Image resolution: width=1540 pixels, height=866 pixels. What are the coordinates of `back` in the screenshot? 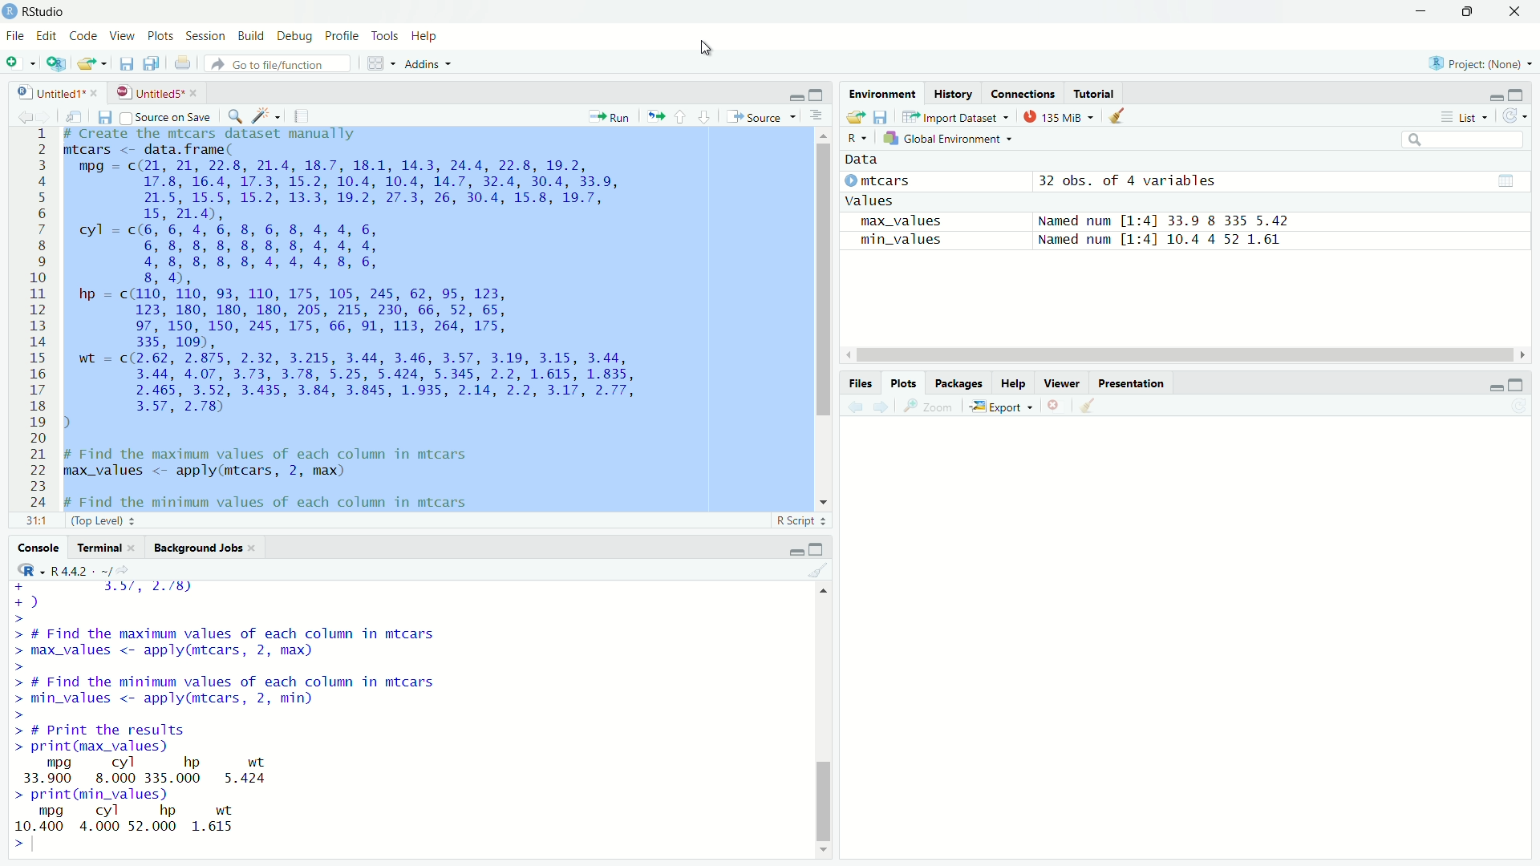 It's located at (24, 115).